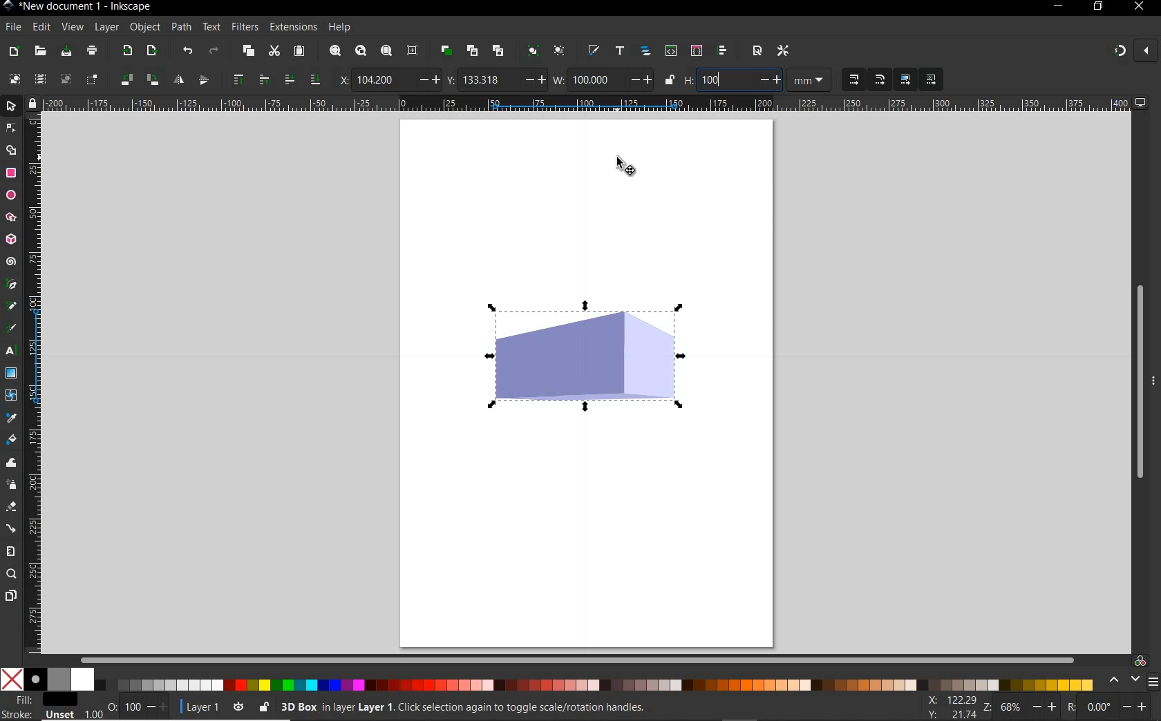 The height and width of the screenshot is (721, 1161). Describe the element at coordinates (12, 396) in the screenshot. I see `mesh tool` at that location.